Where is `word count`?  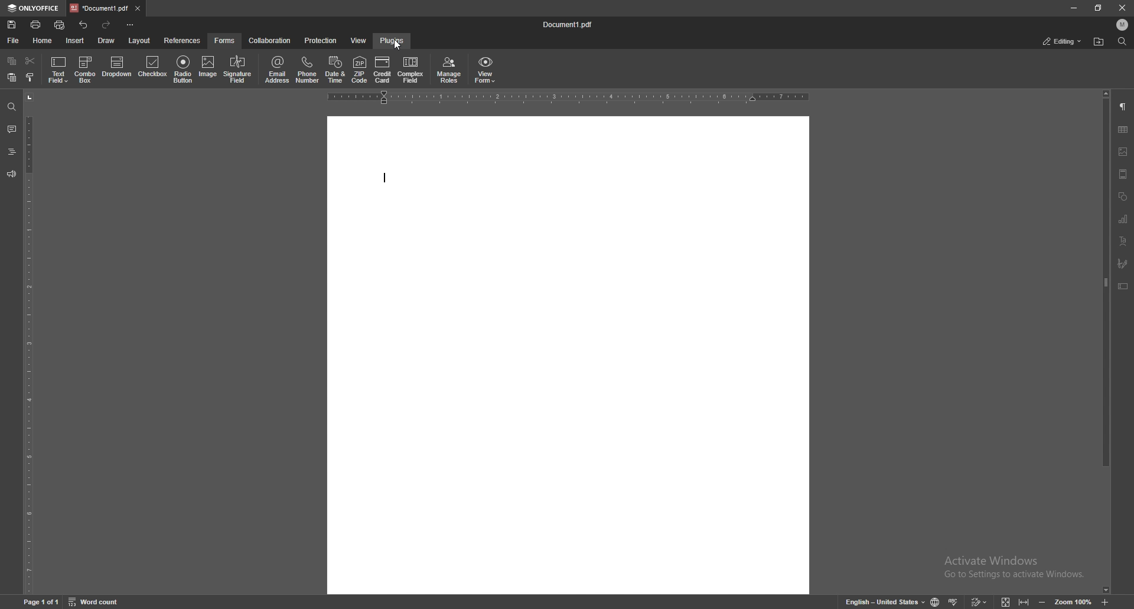
word count is located at coordinates (93, 601).